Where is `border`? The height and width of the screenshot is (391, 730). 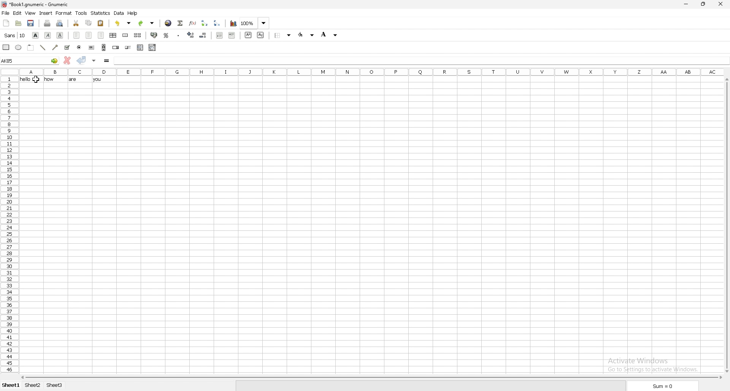
border is located at coordinates (283, 35).